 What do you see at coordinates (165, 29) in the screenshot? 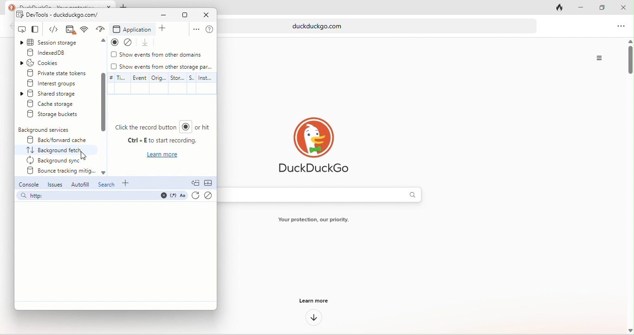
I see `add` at bounding box center [165, 29].